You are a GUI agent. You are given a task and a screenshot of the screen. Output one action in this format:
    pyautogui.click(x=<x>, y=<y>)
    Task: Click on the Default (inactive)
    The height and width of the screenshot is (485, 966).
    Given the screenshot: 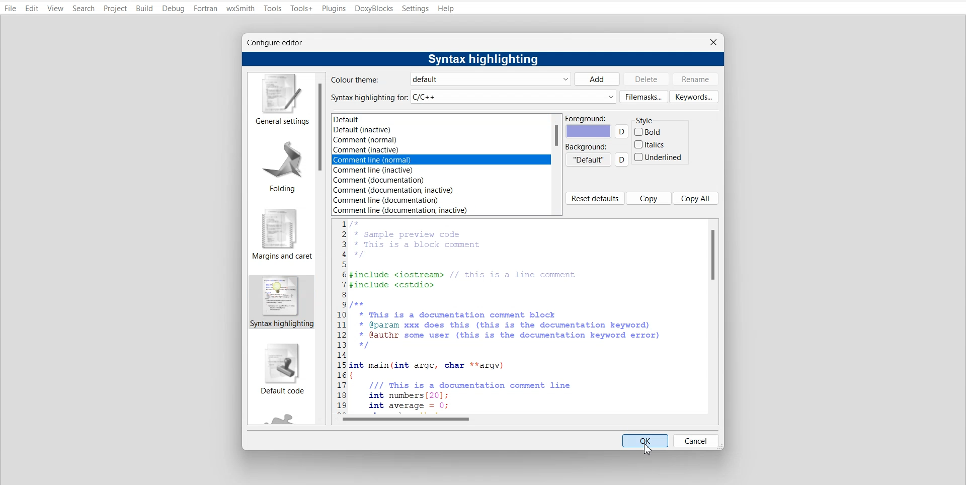 What is the action you would take?
    pyautogui.click(x=400, y=130)
    